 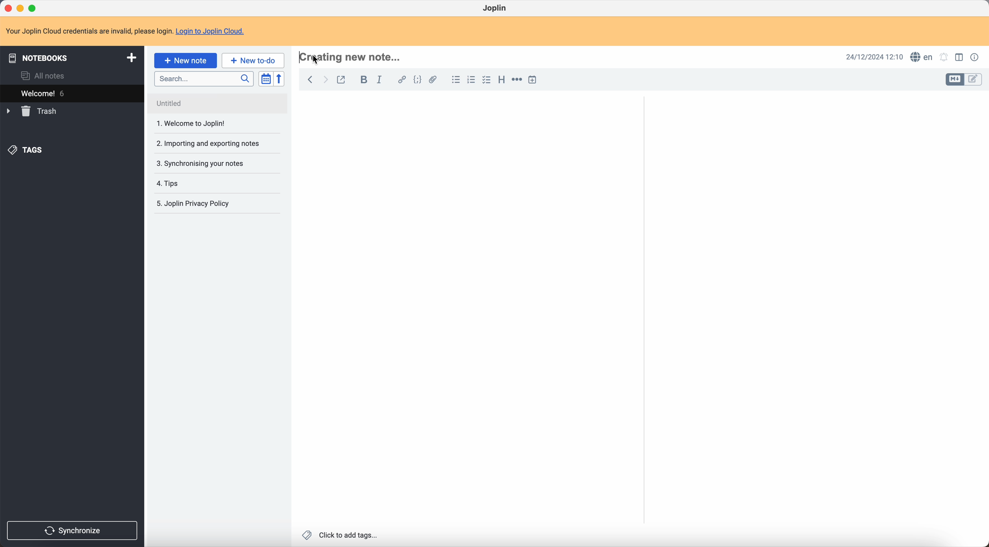 I want to click on click on new note, so click(x=186, y=60).